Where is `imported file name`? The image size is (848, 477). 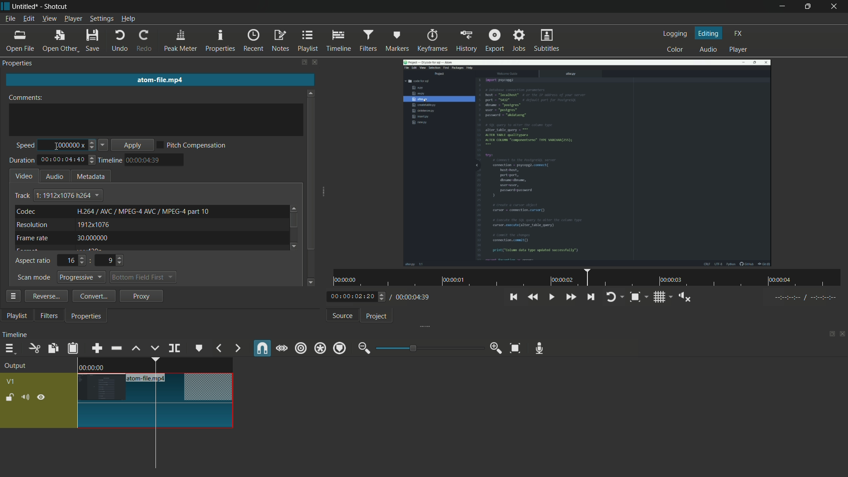
imported file name is located at coordinates (159, 79).